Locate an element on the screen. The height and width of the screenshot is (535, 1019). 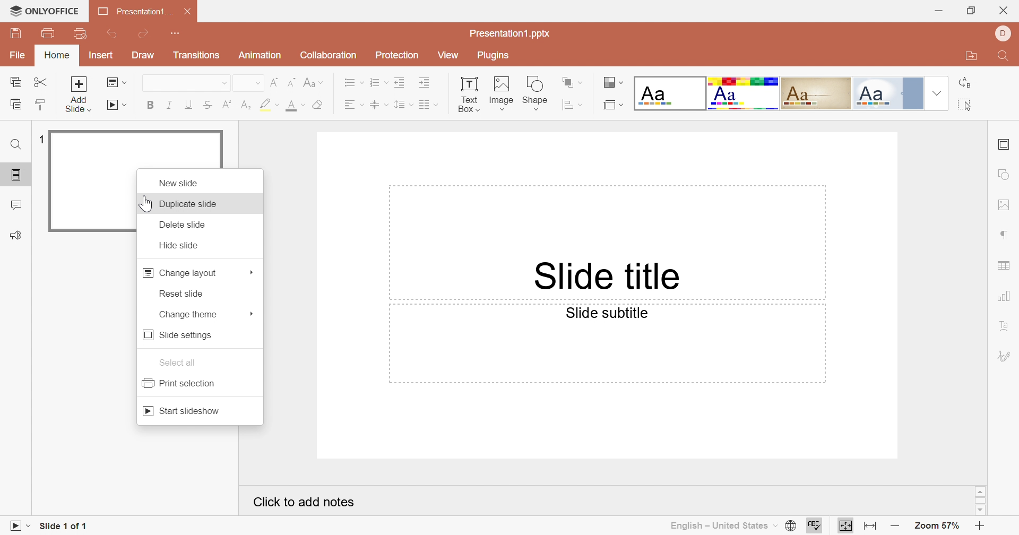
Profile is located at coordinates (1004, 34).